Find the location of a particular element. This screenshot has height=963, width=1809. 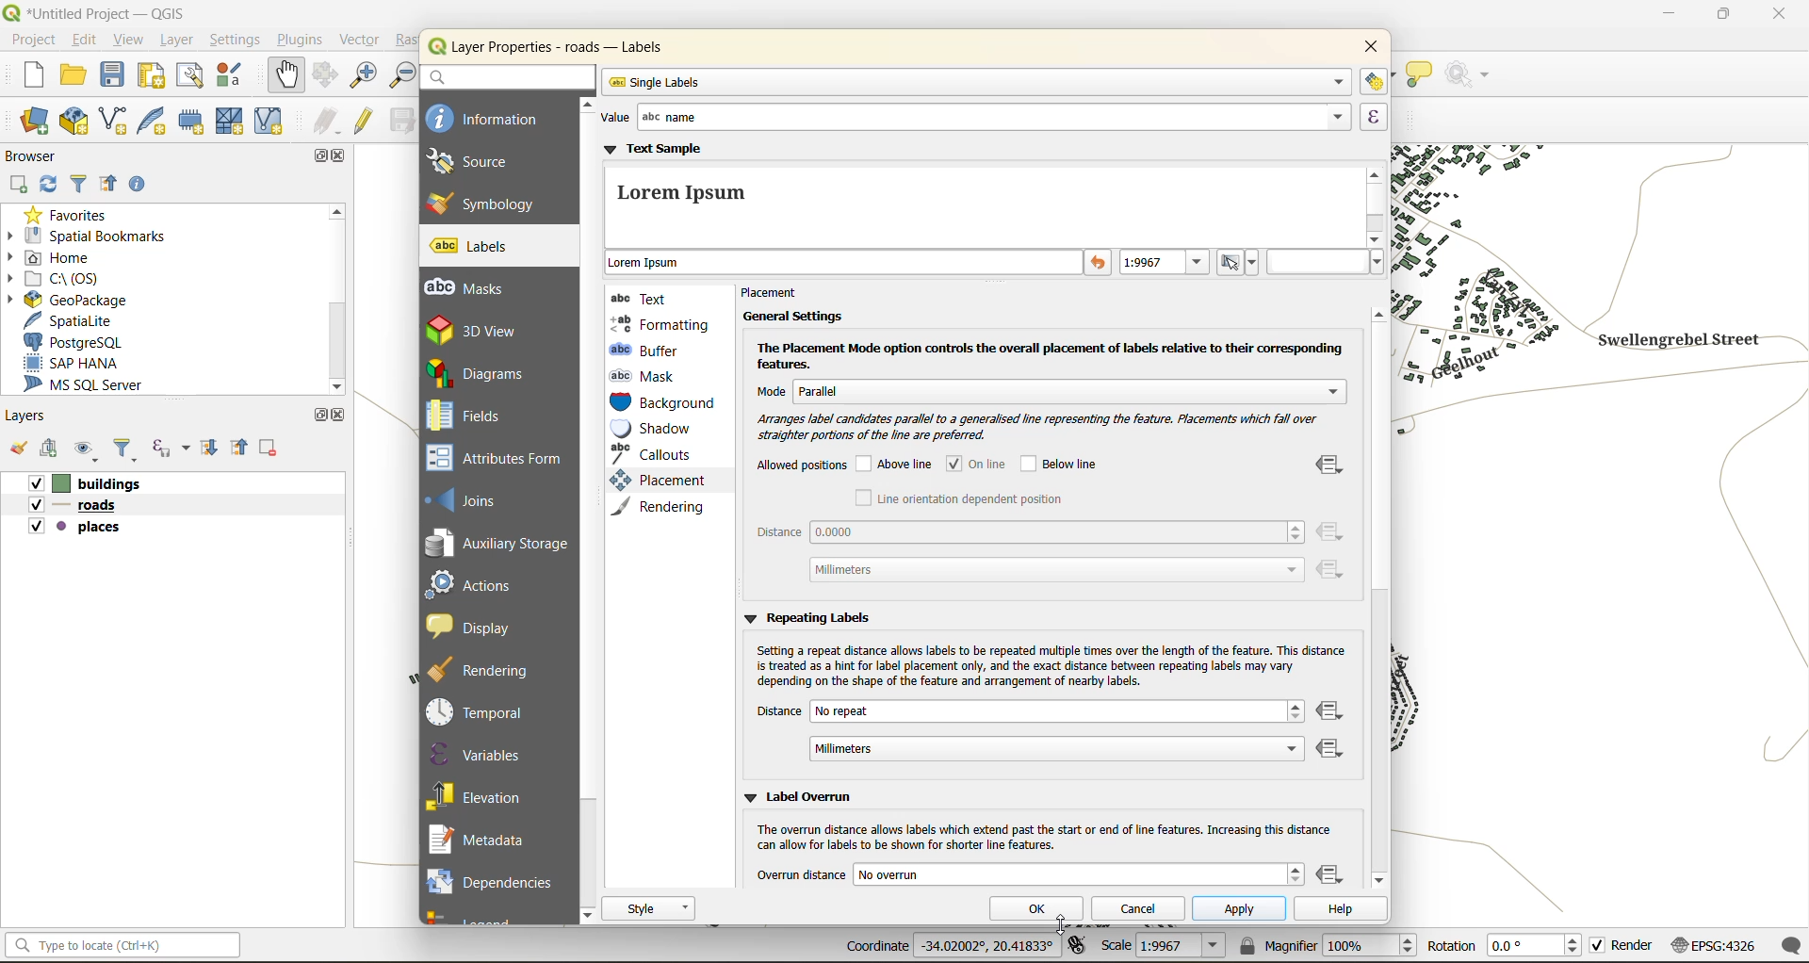

rendering is located at coordinates (665, 506).